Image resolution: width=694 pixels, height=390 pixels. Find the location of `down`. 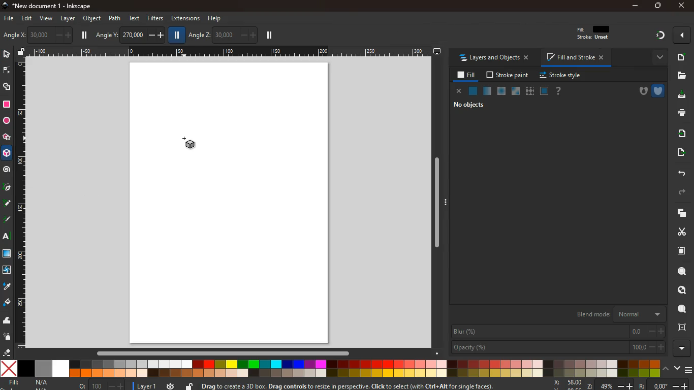

down is located at coordinates (677, 369).